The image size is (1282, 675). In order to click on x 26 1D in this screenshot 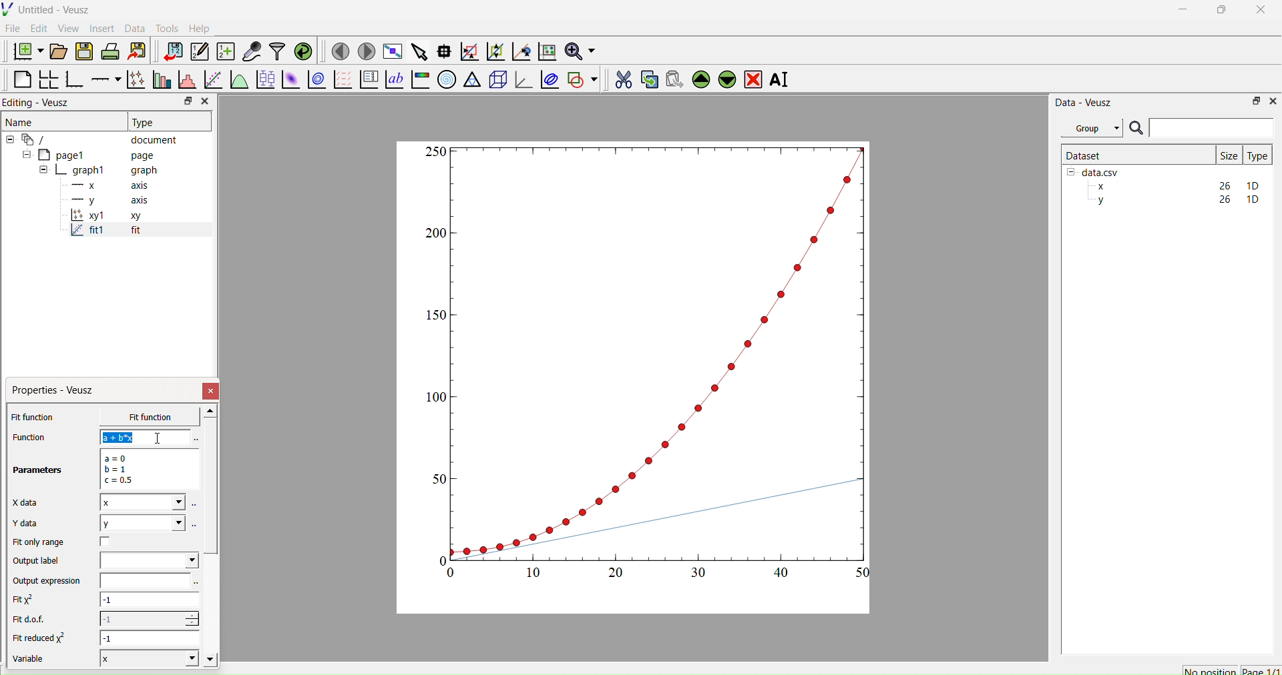, I will do `click(1174, 186)`.